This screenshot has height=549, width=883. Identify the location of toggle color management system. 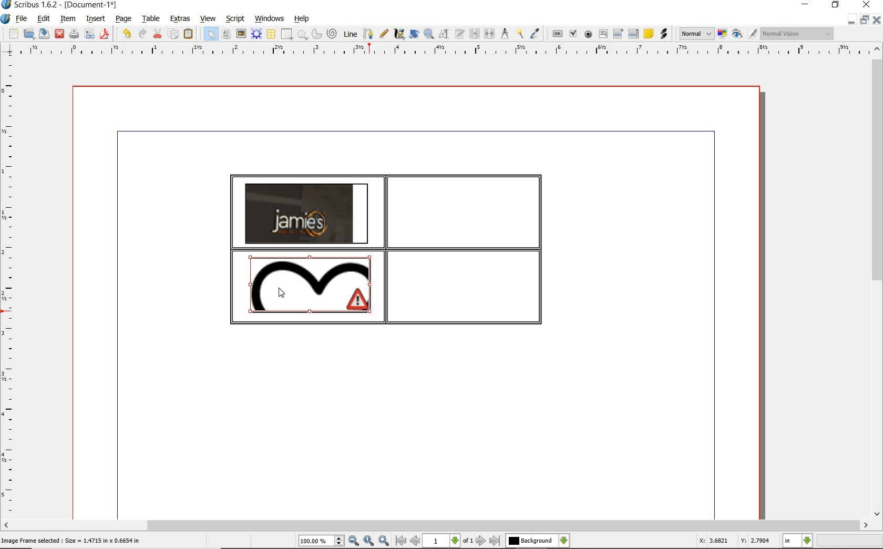
(723, 35).